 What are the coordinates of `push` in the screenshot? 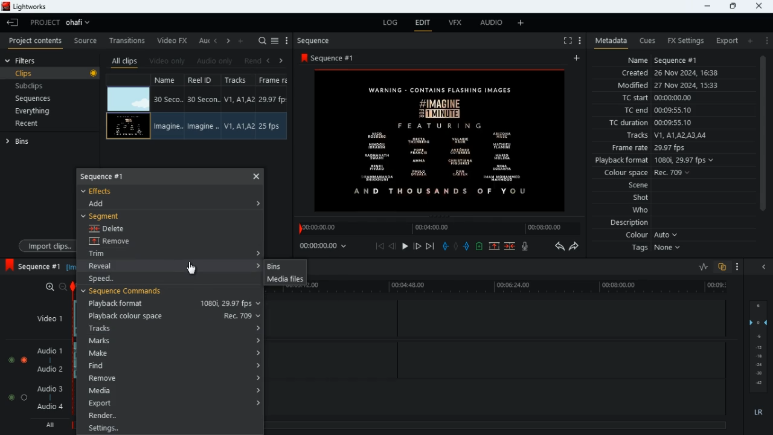 It's located at (467, 247).